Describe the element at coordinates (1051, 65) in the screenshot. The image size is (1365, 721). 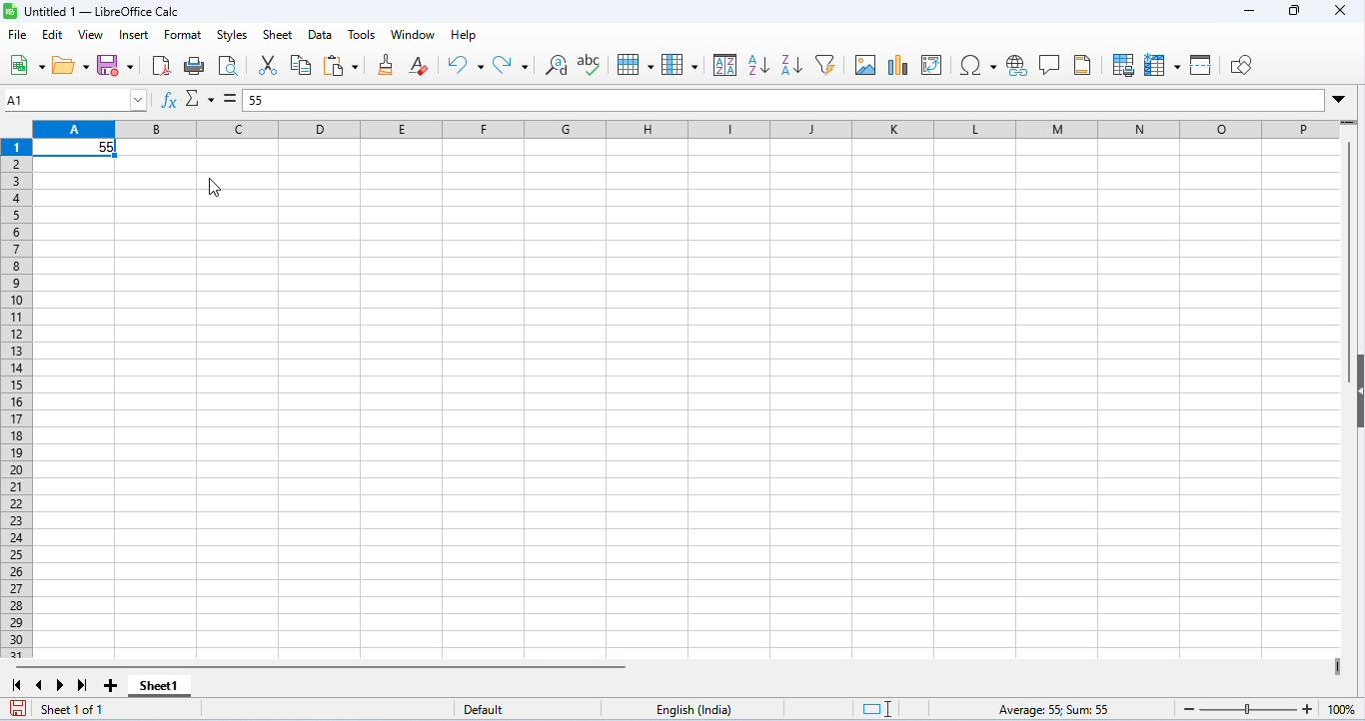
I see `insert comment` at that location.